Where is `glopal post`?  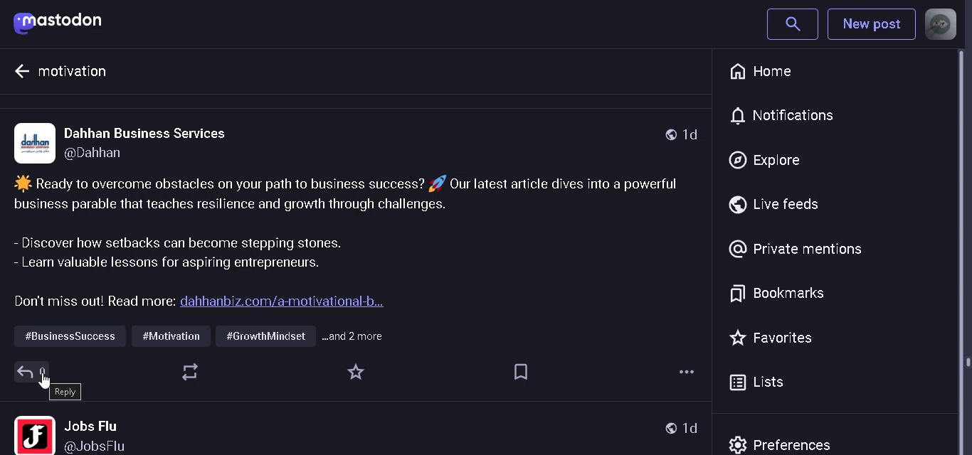
glopal post is located at coordinates (667, 133).